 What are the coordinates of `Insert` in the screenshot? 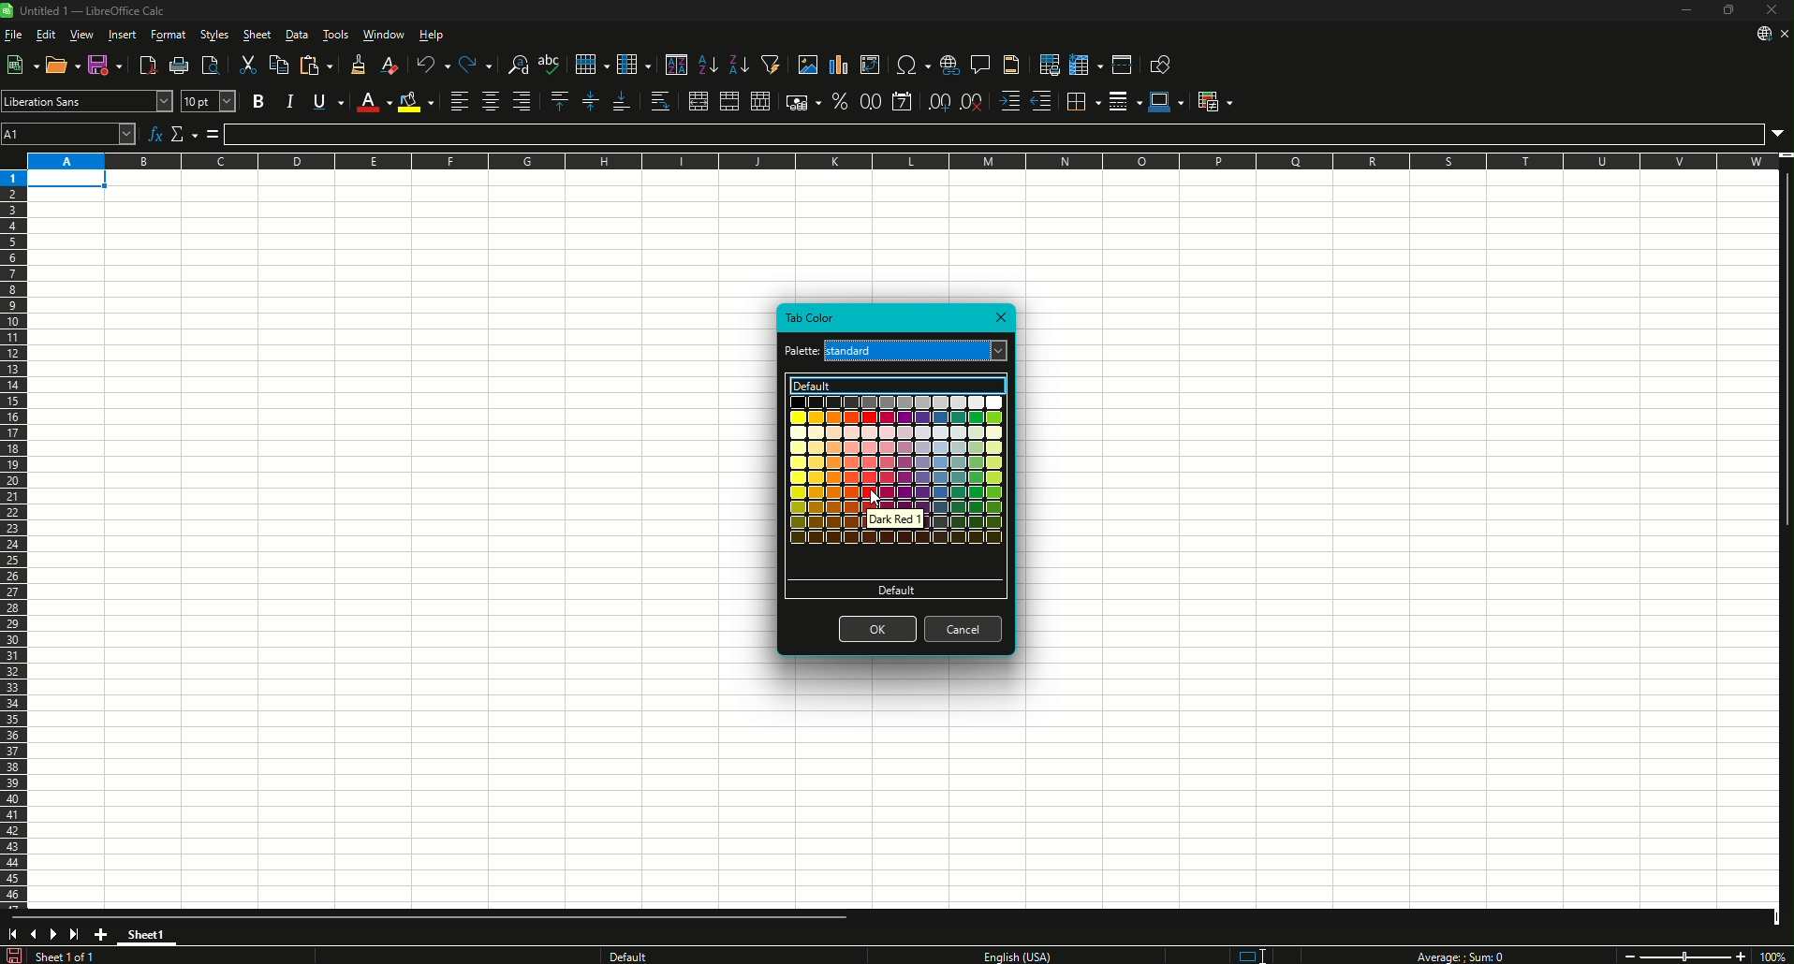 It's located at (123, 34).